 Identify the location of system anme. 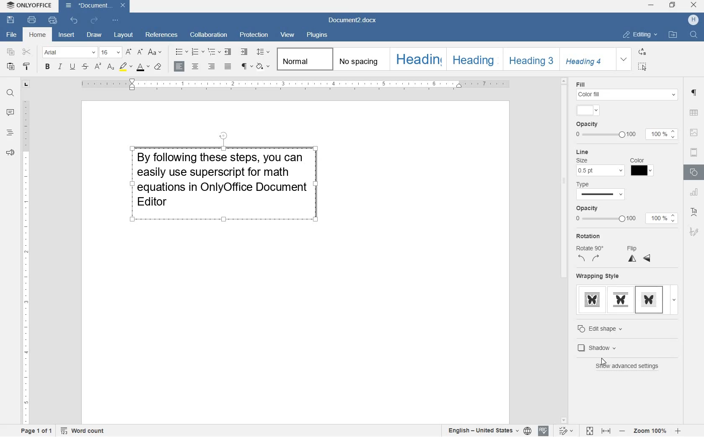
(29, 5).